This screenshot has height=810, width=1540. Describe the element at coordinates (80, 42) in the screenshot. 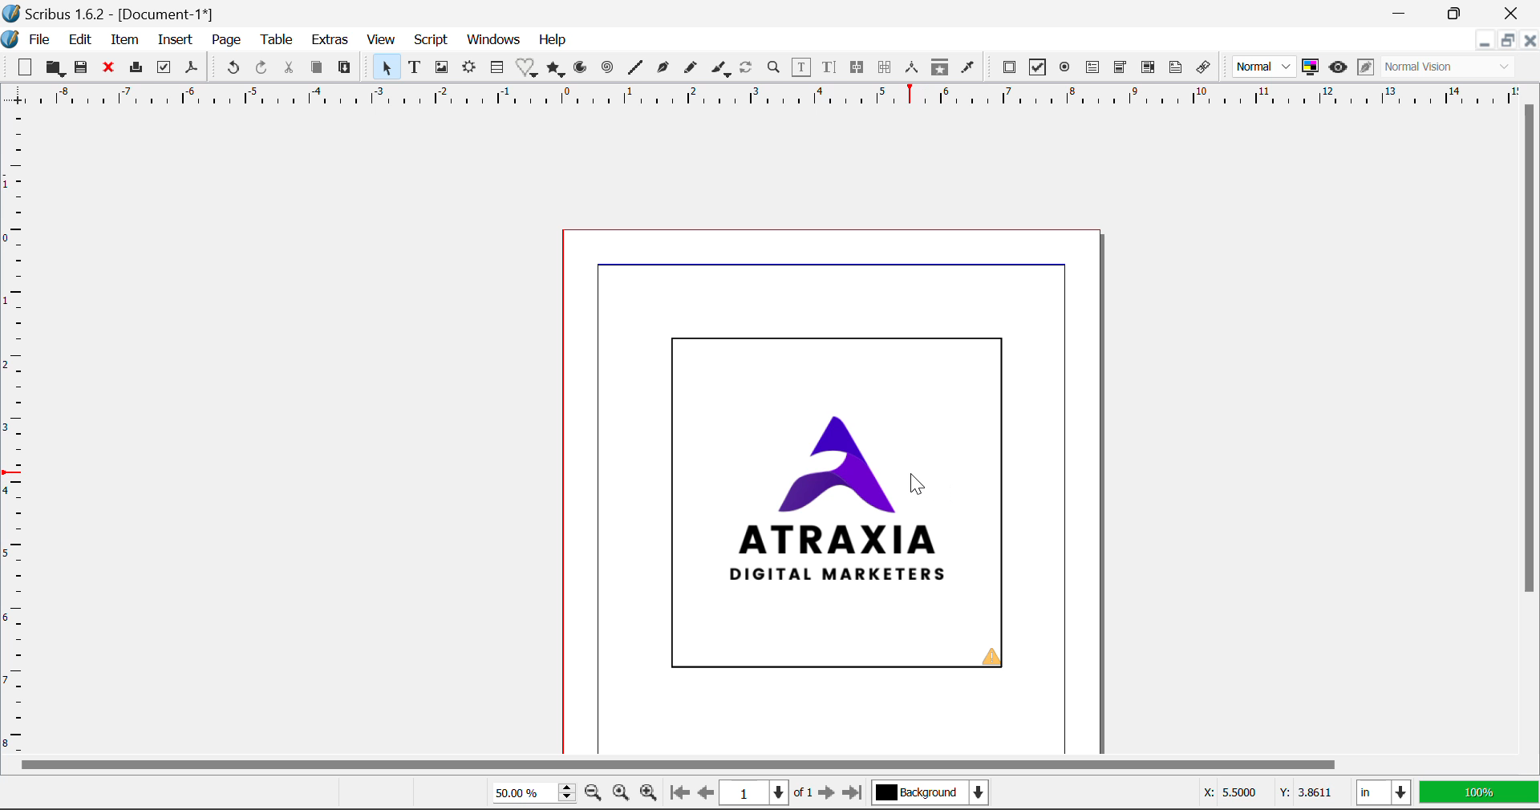

I see `Edit` at that location.